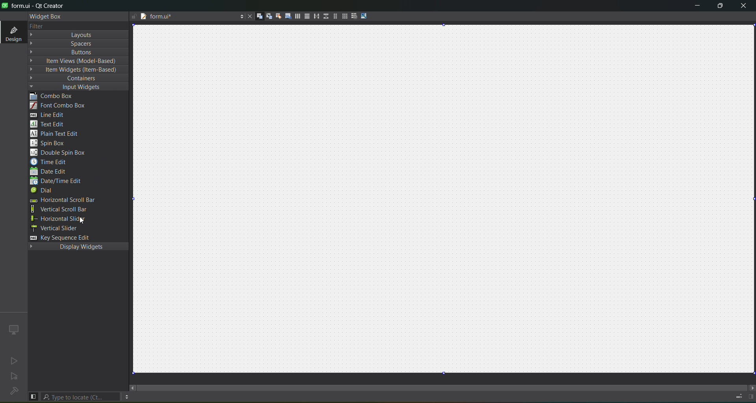 The image size is (756, 403). What do you see at coordinates (68, 44) in the screenshot?
I see `spaces` at bounding box center [68, 44].